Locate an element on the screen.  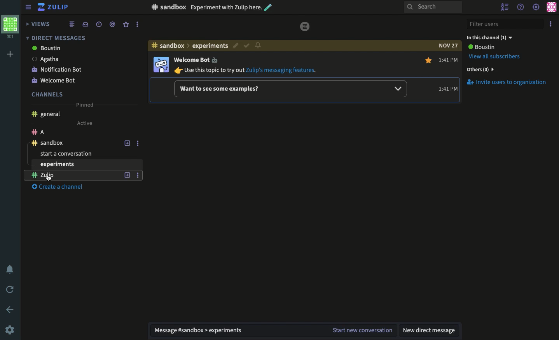
channel zulip is located at coordinates (83, 165).